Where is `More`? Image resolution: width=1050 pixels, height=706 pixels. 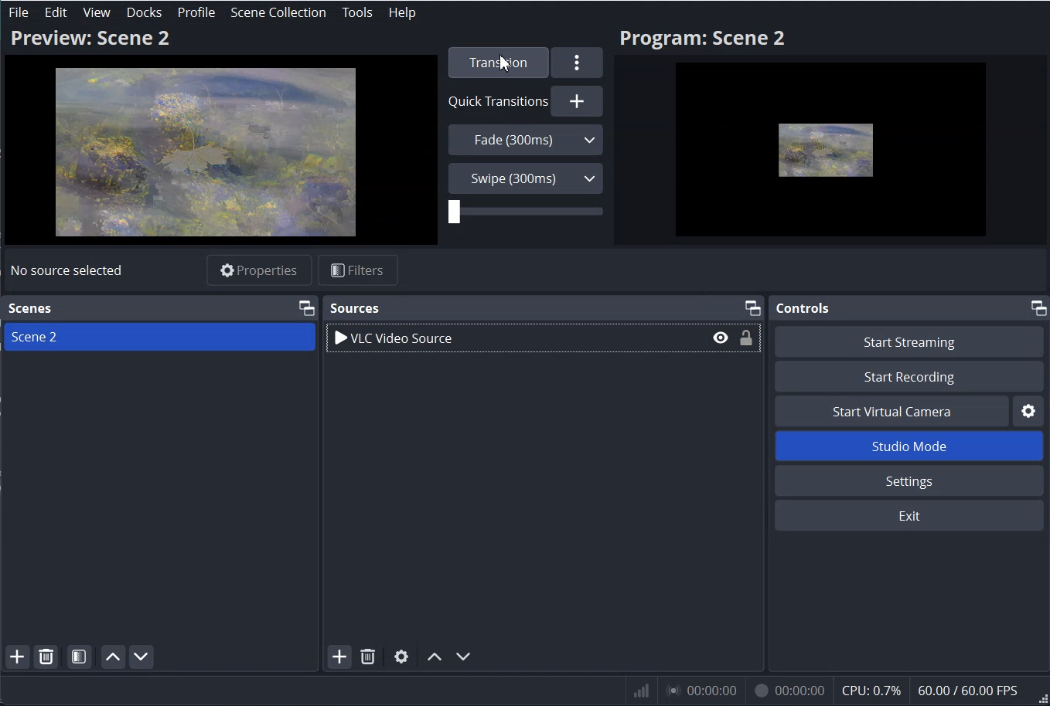
More is located at coordinates (578, 63).